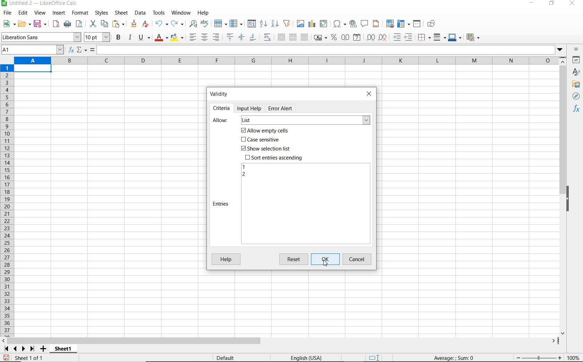 The height and width of the screenshot is (362, 583). What do you see at coordinates (221, 108) in the screenshot?
I see `Criteria` at bounding box center [221, 108].